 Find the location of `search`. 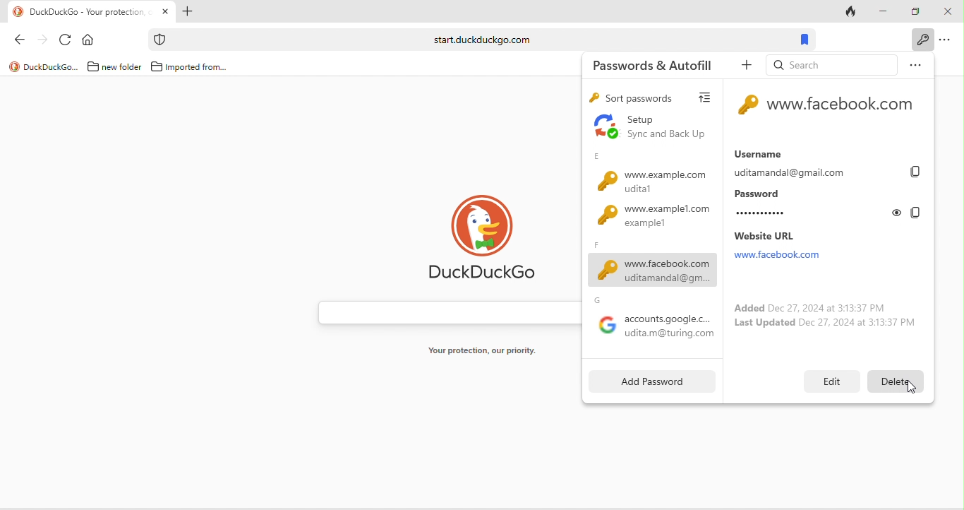

search is located at coordinates (830, 64).